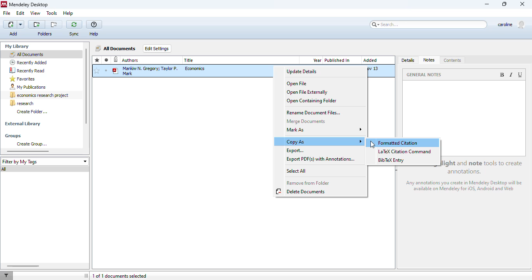 Image resolution: width=532 pixels, height=280 pixels. Describe the element at coordinates (296, 151) in the screenshot. I see `export` at that location.